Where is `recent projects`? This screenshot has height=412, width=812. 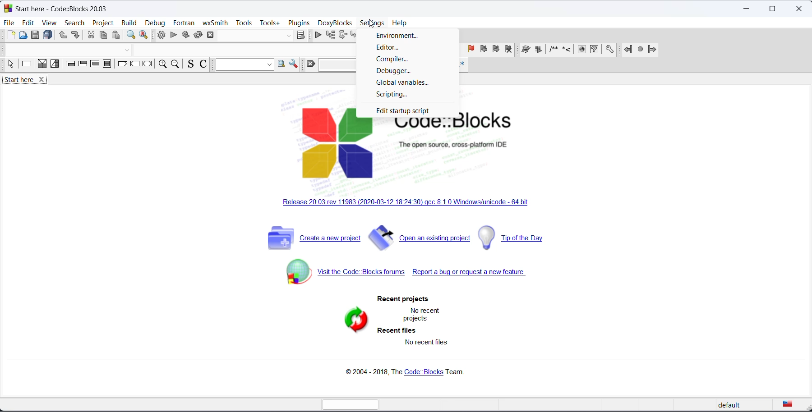 recent projects is located at coordinates (403, 299).